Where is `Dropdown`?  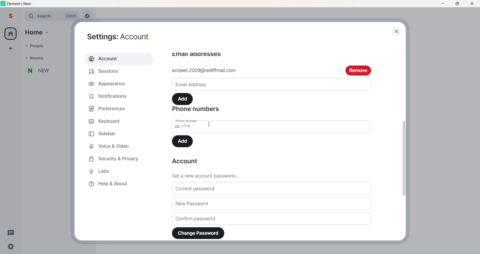
Dropdown is located at coordinates (26, 57).